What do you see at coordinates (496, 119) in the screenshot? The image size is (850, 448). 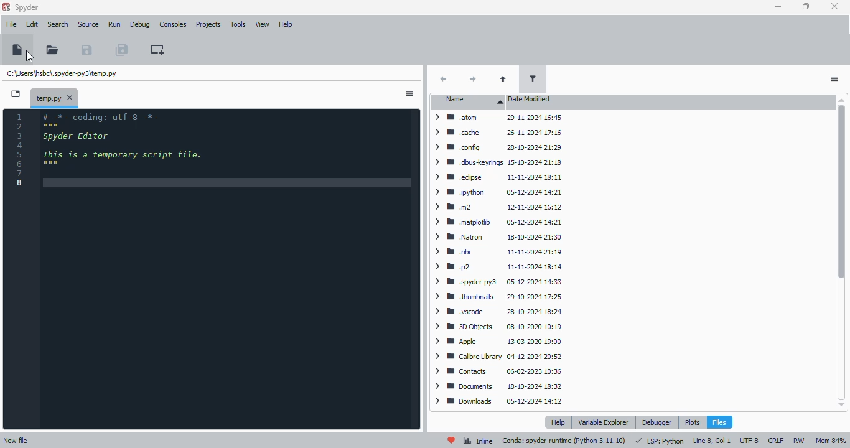 I see `> BW atom 29-11-2024 16:45` at bounding box center [496, 119].